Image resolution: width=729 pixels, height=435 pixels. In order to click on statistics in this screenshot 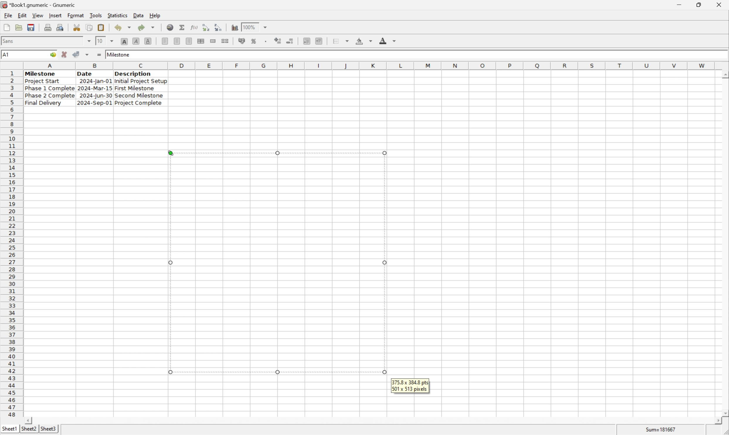, I will do `click(118, 15)`.